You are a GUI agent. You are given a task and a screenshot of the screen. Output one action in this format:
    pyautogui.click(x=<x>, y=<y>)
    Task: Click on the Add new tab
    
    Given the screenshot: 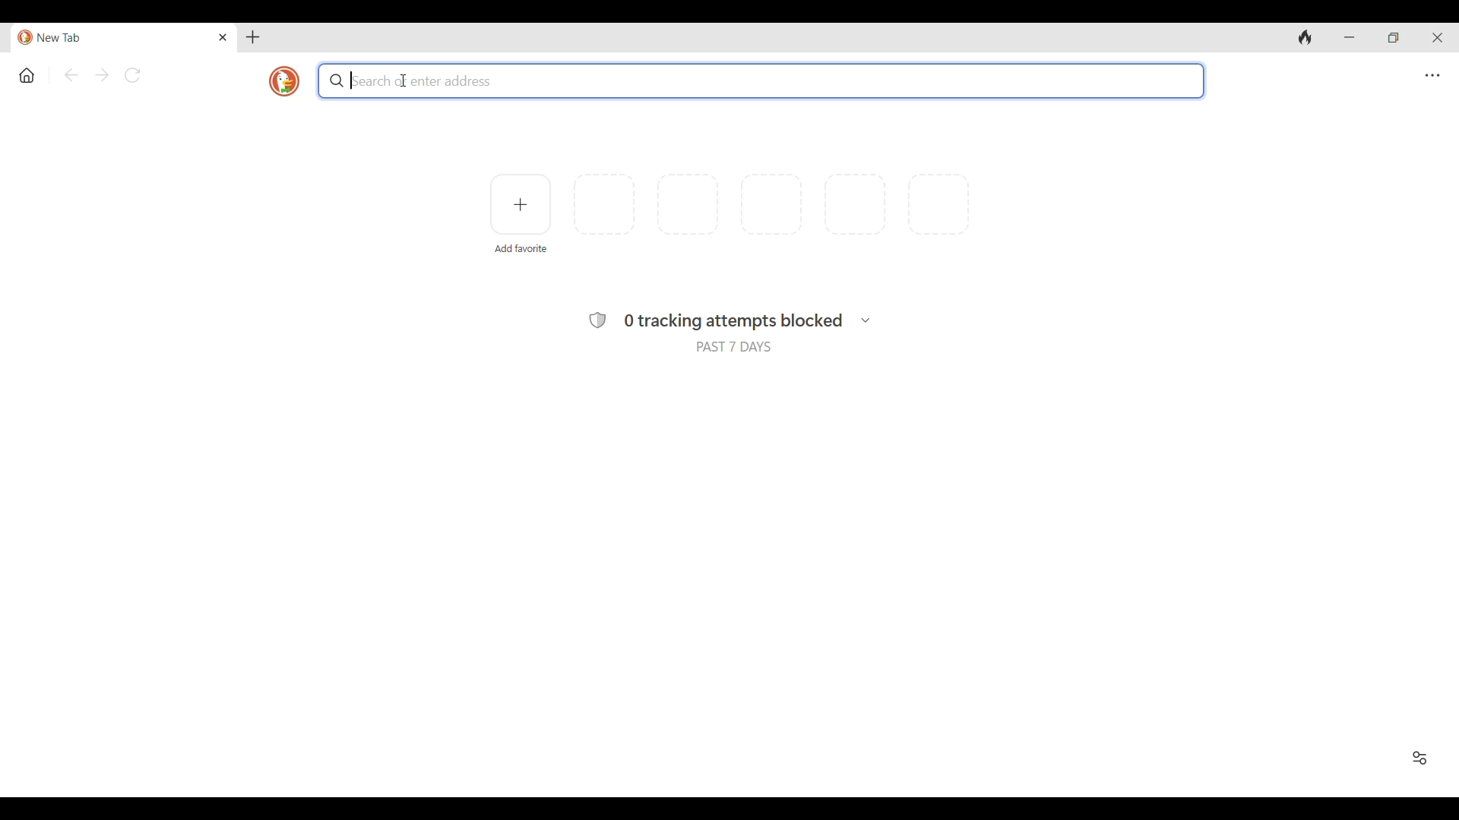 What is the action you would take?
    pyautogui.click(x=252, y=37)
    